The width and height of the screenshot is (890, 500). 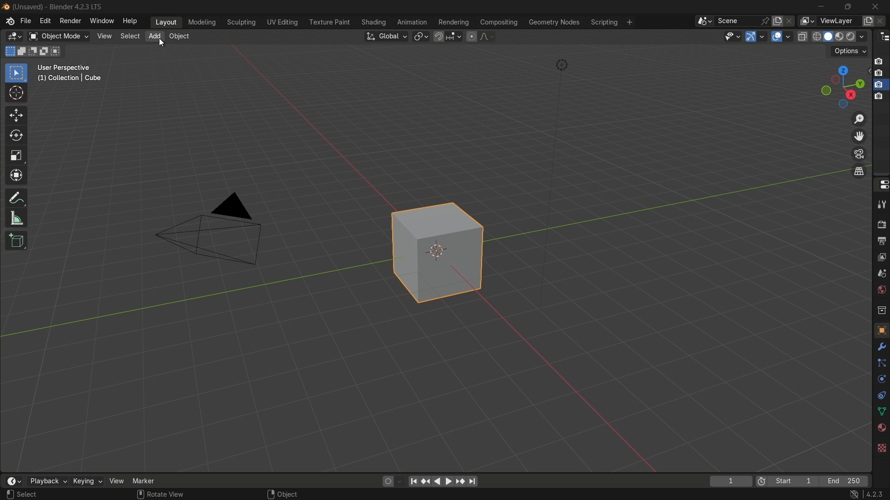 I want to click on modeling, so click(x=202, y=23).